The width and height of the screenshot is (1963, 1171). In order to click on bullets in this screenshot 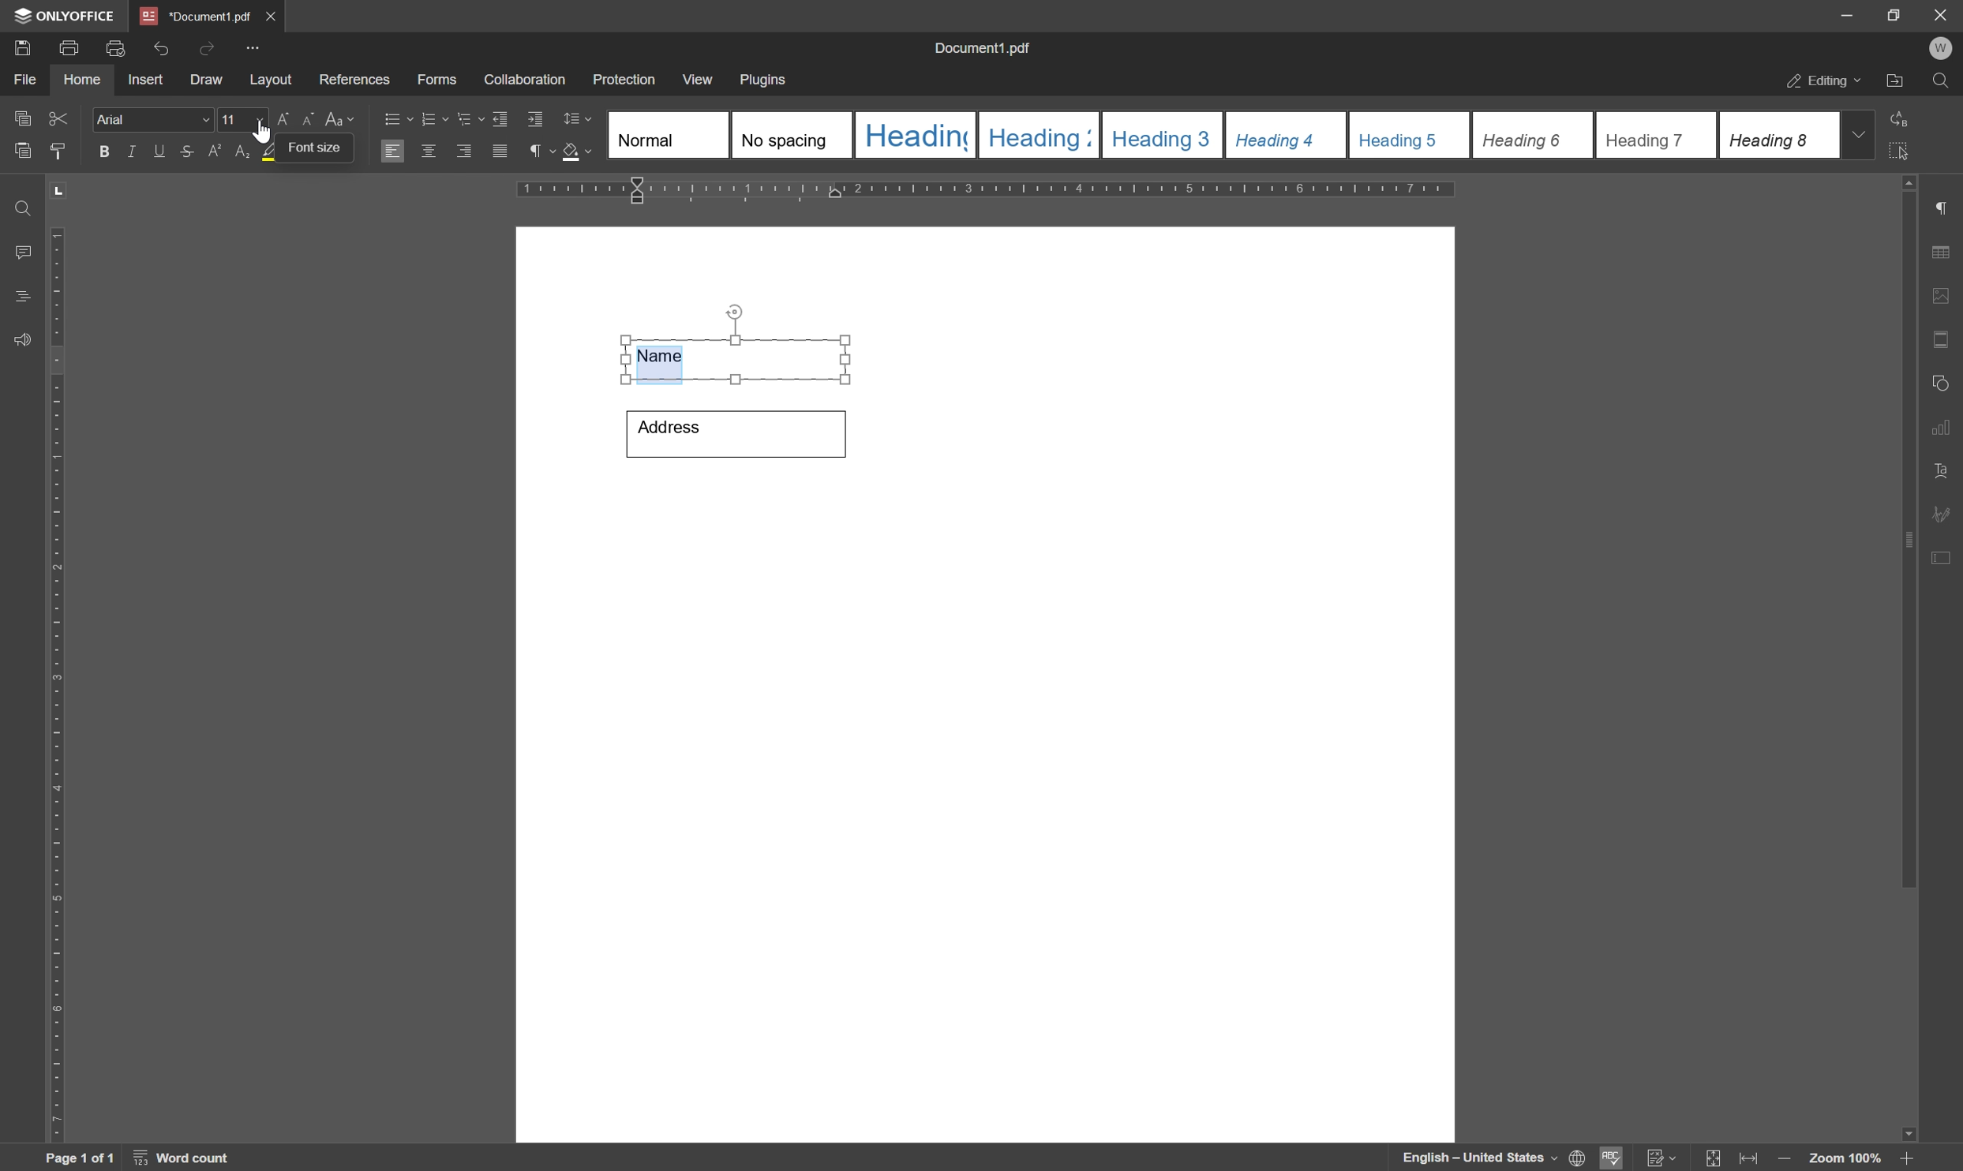, I will do `click(395, 118)`.